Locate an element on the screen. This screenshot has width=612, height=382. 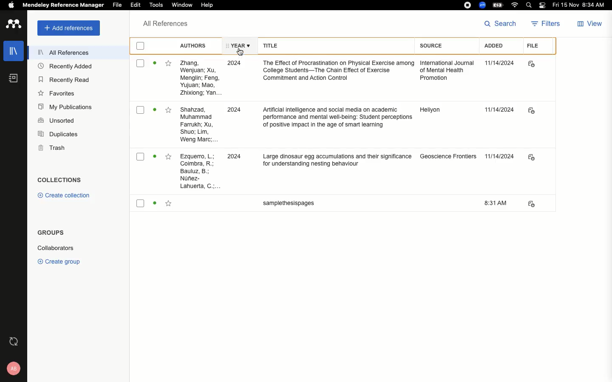
Add references is located at coordinates (68, 28).